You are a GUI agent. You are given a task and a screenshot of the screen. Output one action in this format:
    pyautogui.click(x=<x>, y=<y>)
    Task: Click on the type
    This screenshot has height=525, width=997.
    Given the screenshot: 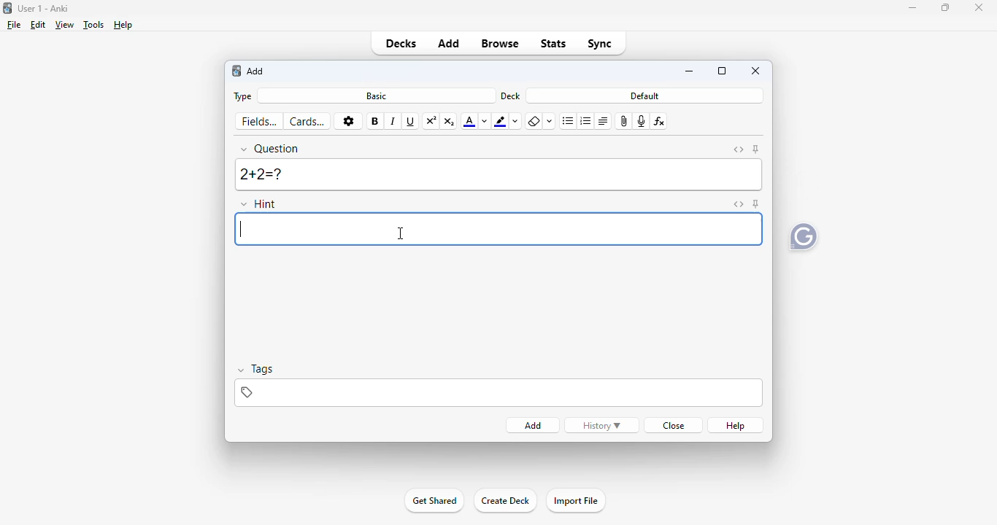 What is the action you would take?
    pyautogui.click(x=244, y=97)
    